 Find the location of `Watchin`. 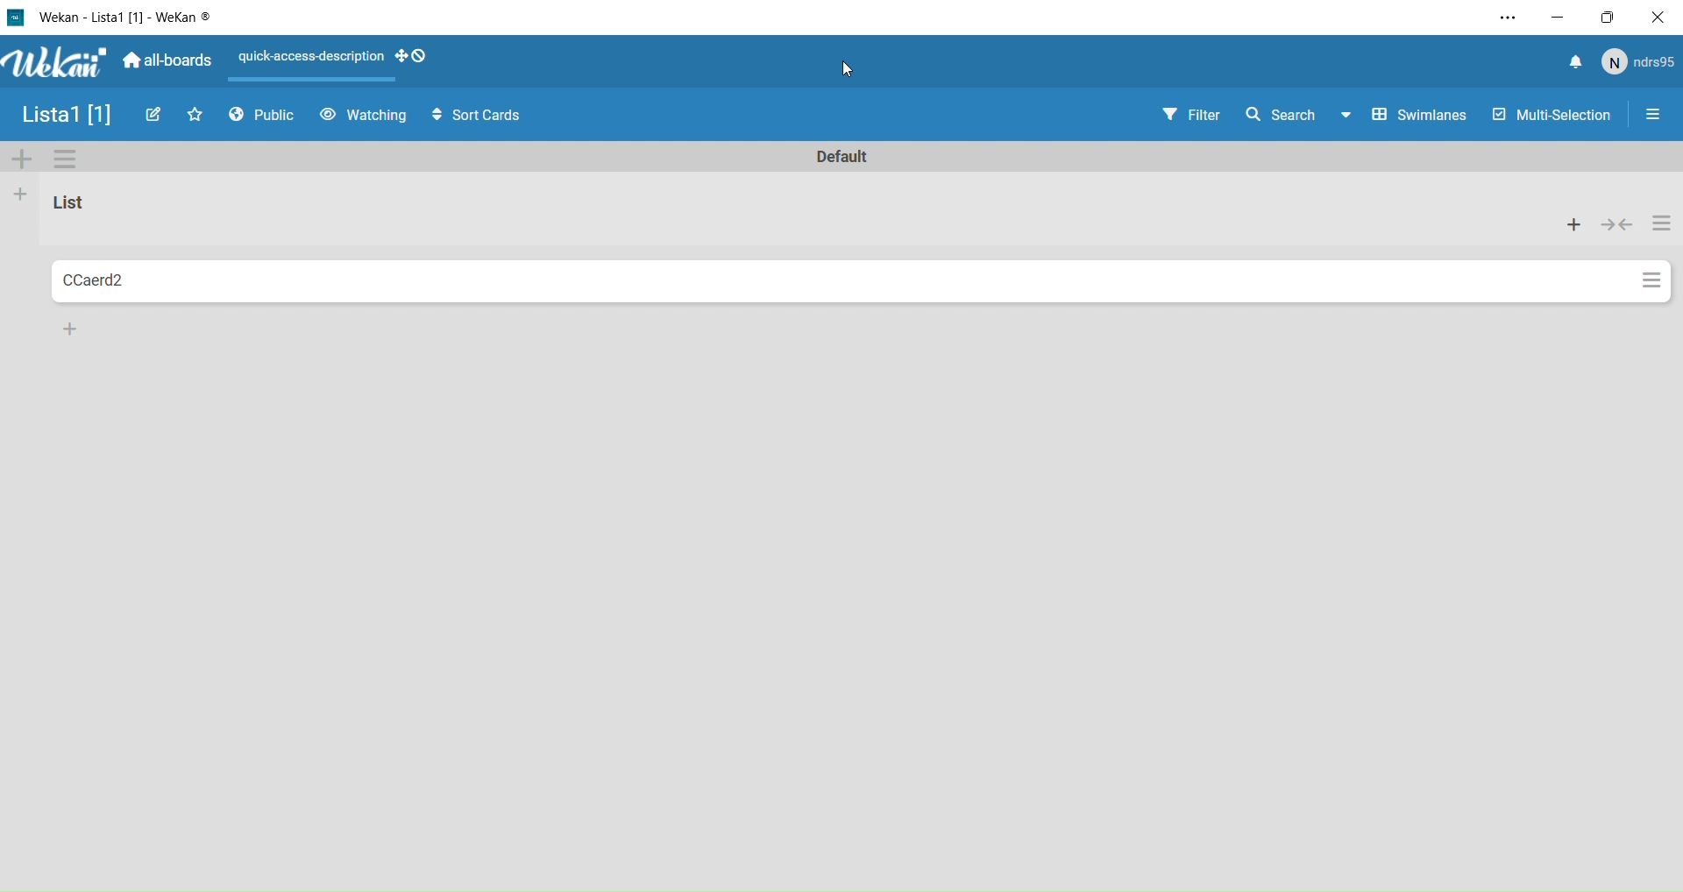

Watchin is located at coordinates (366, 117).